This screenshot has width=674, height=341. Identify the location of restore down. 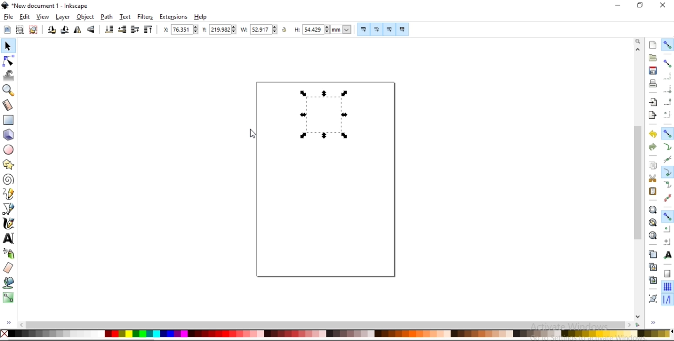
(640, 5).